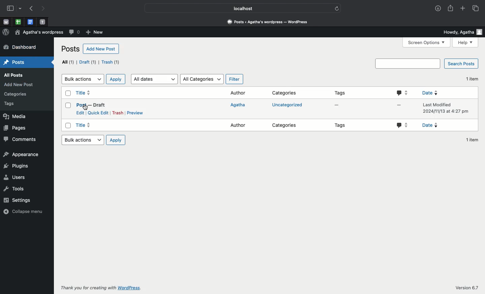  I want to click on Appearance, so click(21, 155).